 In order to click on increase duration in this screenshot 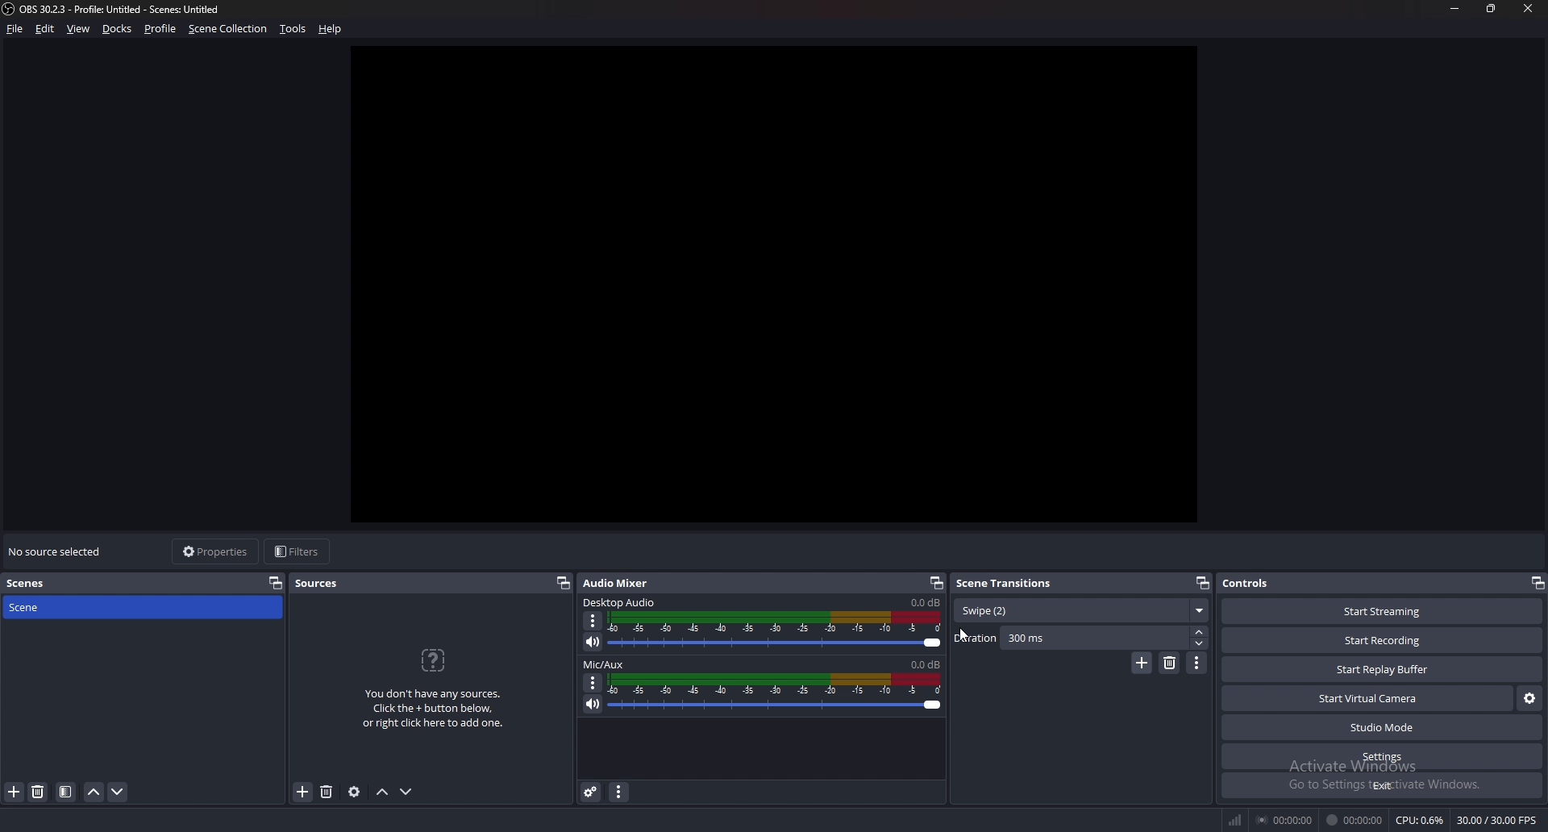, I will do `click(1199, 632)`.